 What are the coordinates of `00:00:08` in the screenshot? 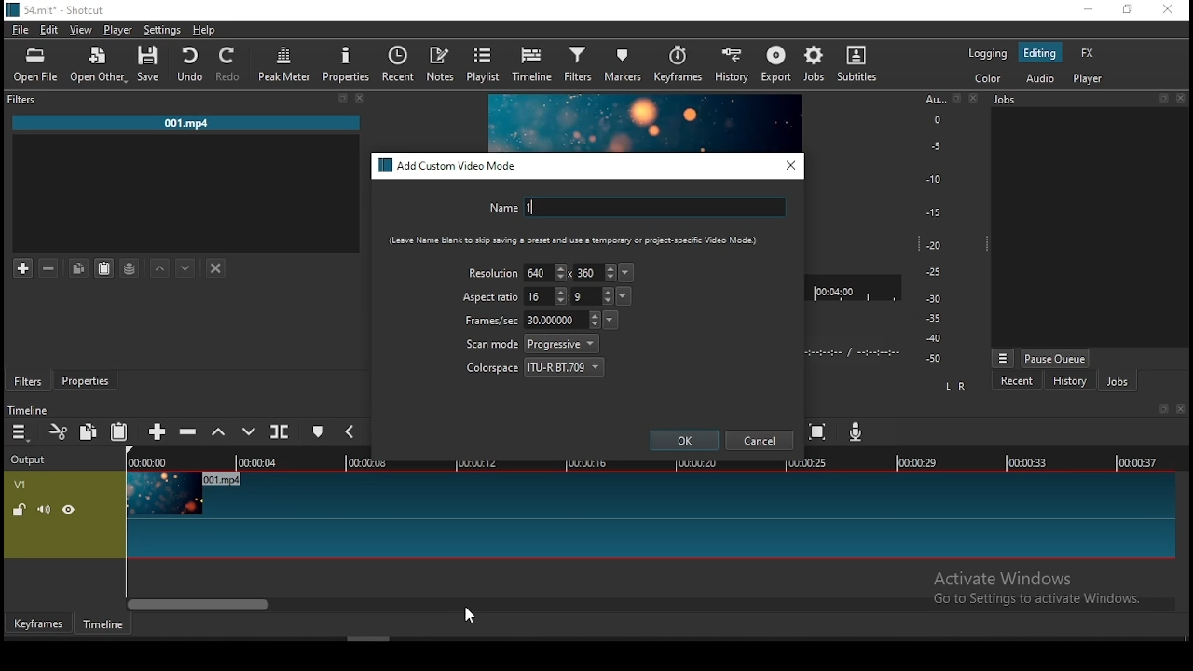 It's located at (375, 463).